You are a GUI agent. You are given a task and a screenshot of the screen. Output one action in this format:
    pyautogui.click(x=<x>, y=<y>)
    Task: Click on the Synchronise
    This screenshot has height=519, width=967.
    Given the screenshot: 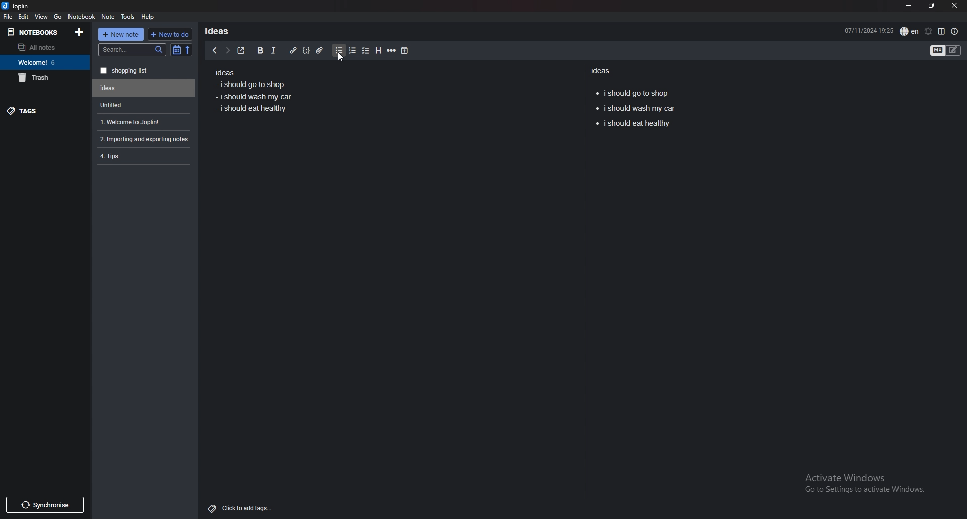 What is the action you would take?
    pyautogui.click(x=44, y=505)
    